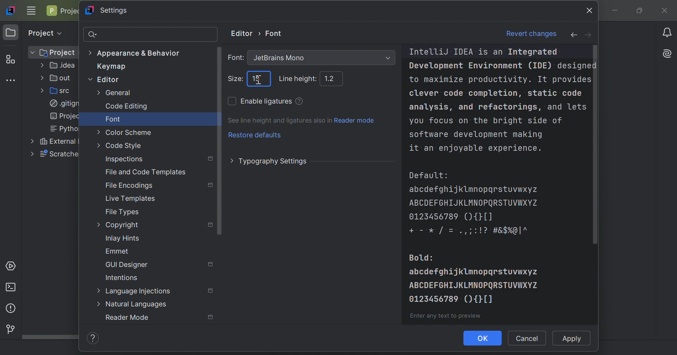  Describe the element at coordinates (211, 160) in the screenshot. I see `Settings marked with this icon are only applied to the current project. Non-marked settings are applied to all projects.` at that location.